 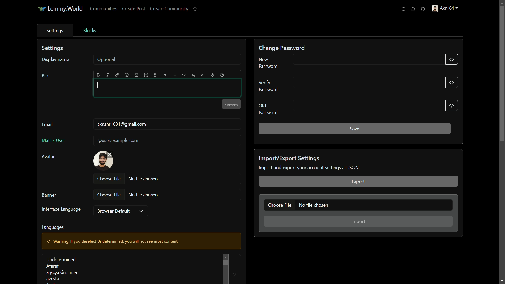 What do you see at coordinates (203, 75) in the screenshot?
I see `superscript` at bounding box center [203, 75].